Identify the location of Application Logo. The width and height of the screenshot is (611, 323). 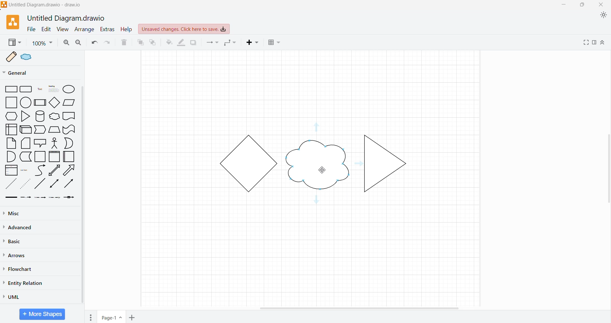
(10, 22).